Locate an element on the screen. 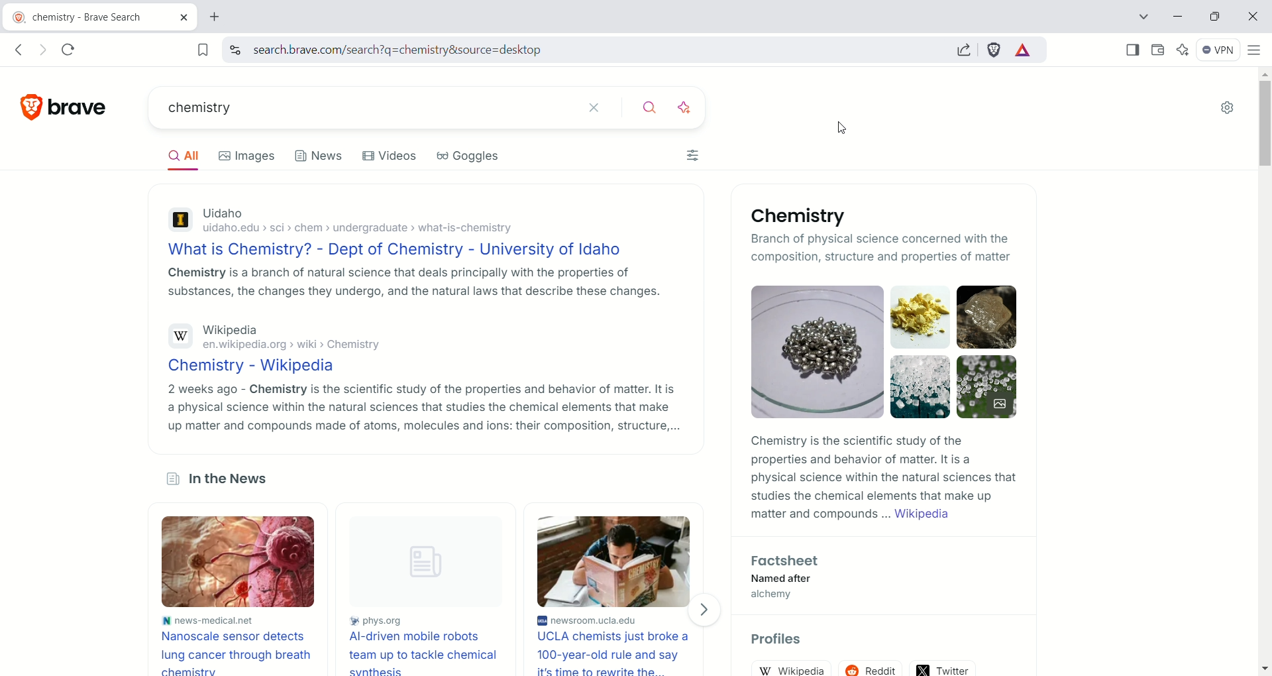 The width and height of the screenshot is (1272, 676). image of a person reading a book is located at coordinates (615, 560).